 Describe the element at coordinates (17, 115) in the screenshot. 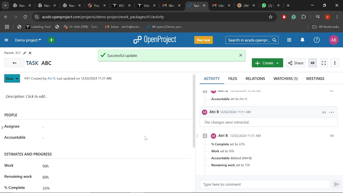

I see `People` at that location.